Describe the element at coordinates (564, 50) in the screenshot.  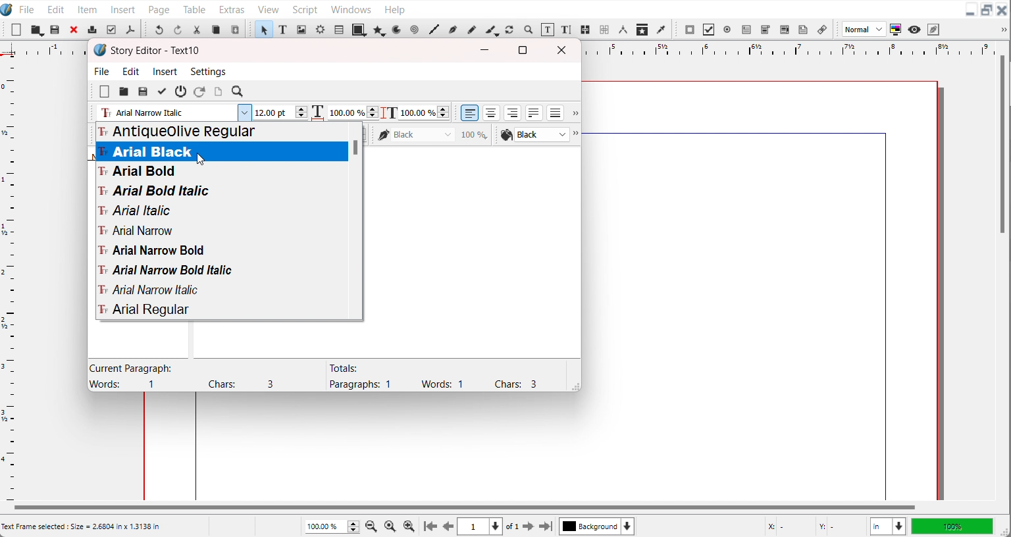
I see `Close` at that location.